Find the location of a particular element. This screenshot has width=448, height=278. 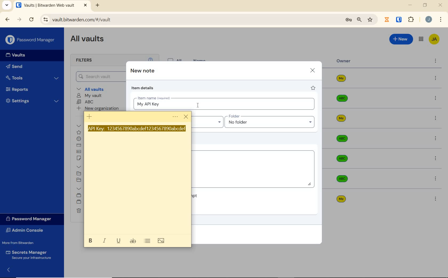

Reports is located at coordinates (30, 90).